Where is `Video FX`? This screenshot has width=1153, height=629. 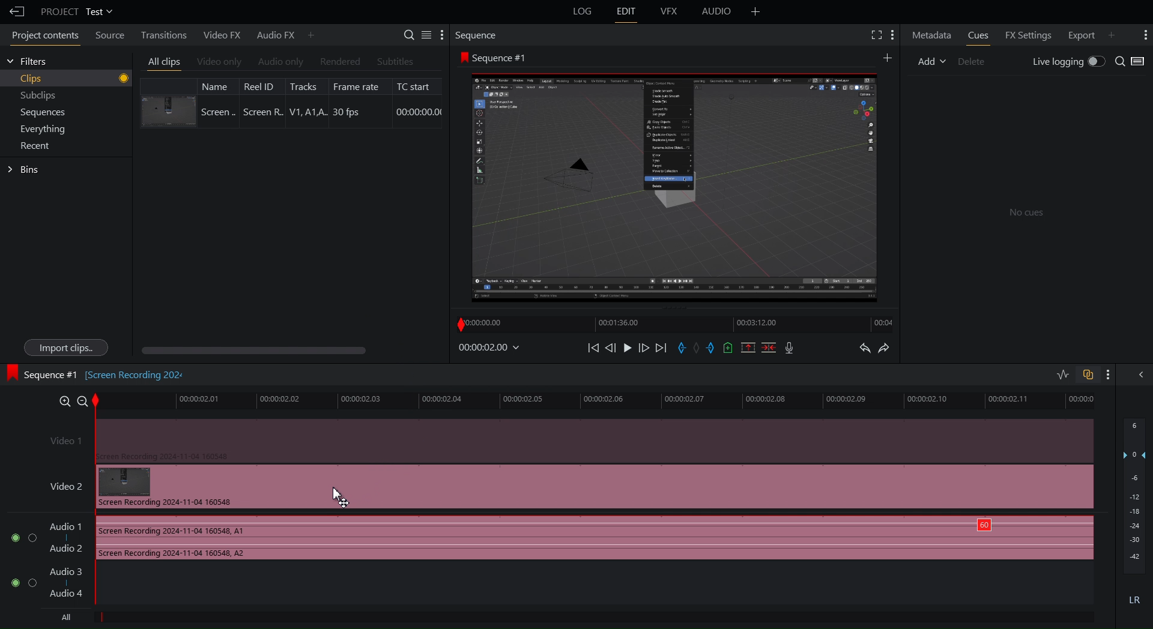
Video FX is located at coordinates (220, 35).